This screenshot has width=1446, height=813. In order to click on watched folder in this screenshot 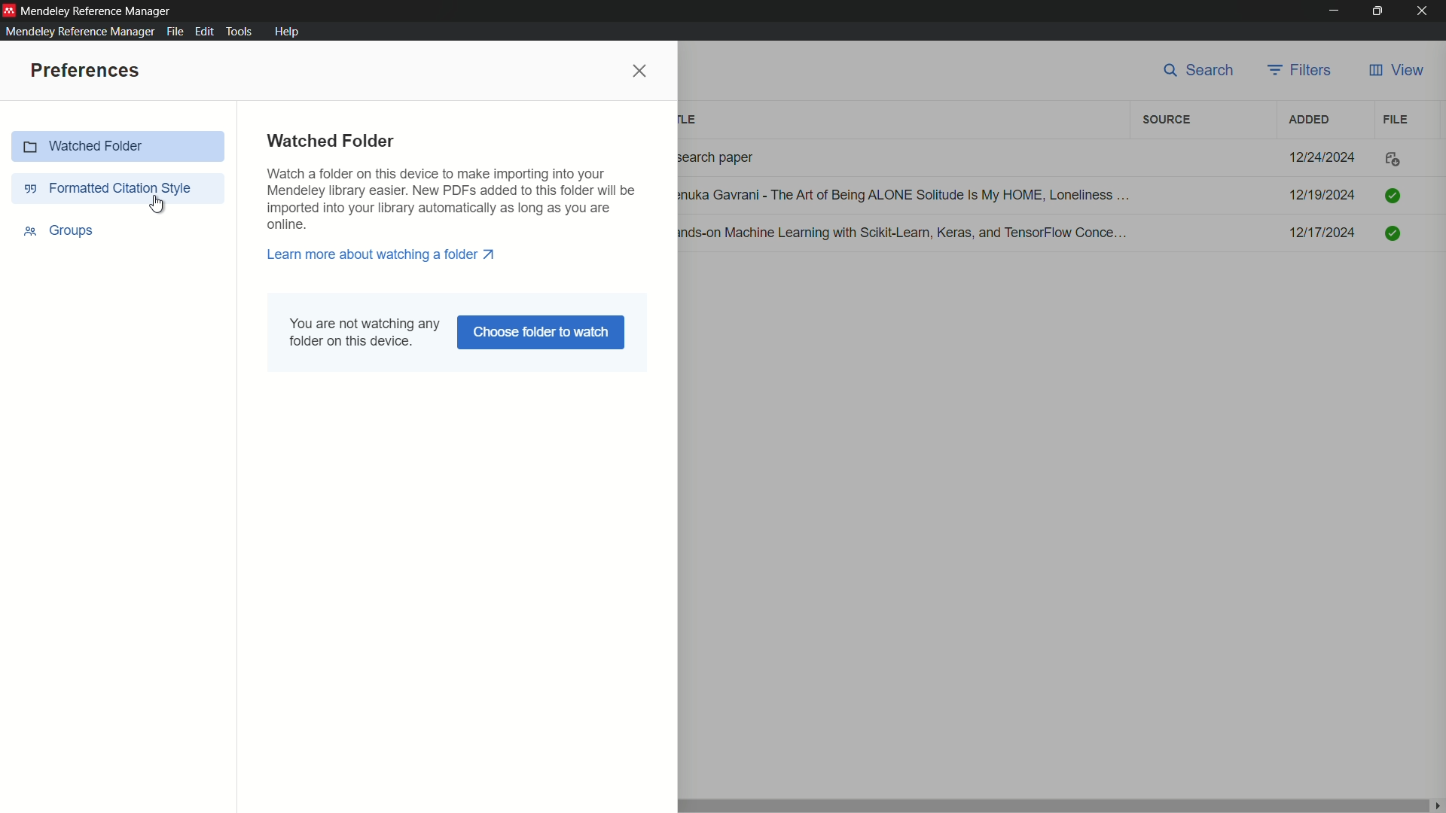, I will do `click(331, 141)`.